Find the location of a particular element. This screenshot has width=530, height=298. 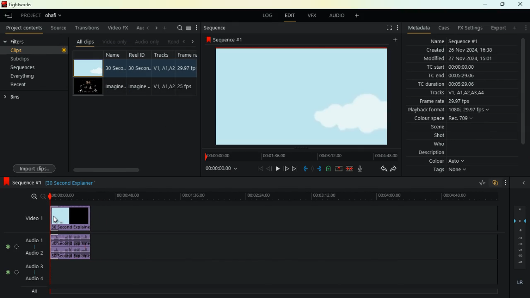

toggle is located at coordinates (17, 272).